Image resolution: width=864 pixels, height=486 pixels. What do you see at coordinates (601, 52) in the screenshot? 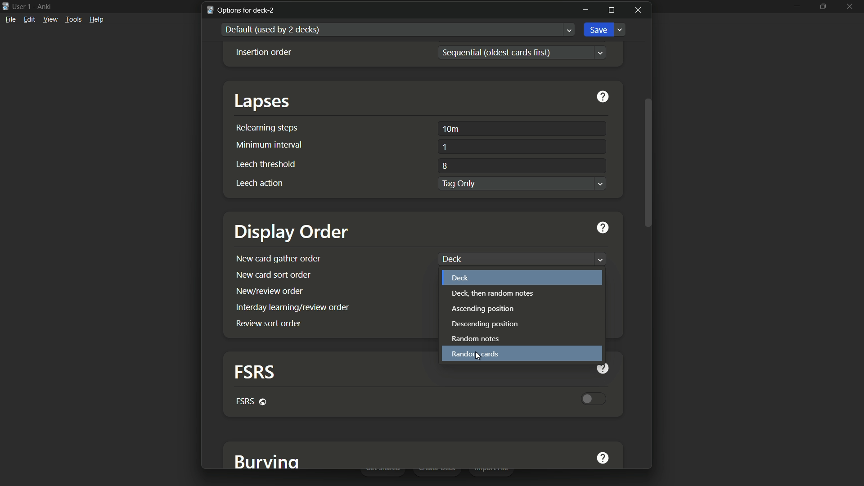
I see `Dropdown` at bounding box center [601, 52].